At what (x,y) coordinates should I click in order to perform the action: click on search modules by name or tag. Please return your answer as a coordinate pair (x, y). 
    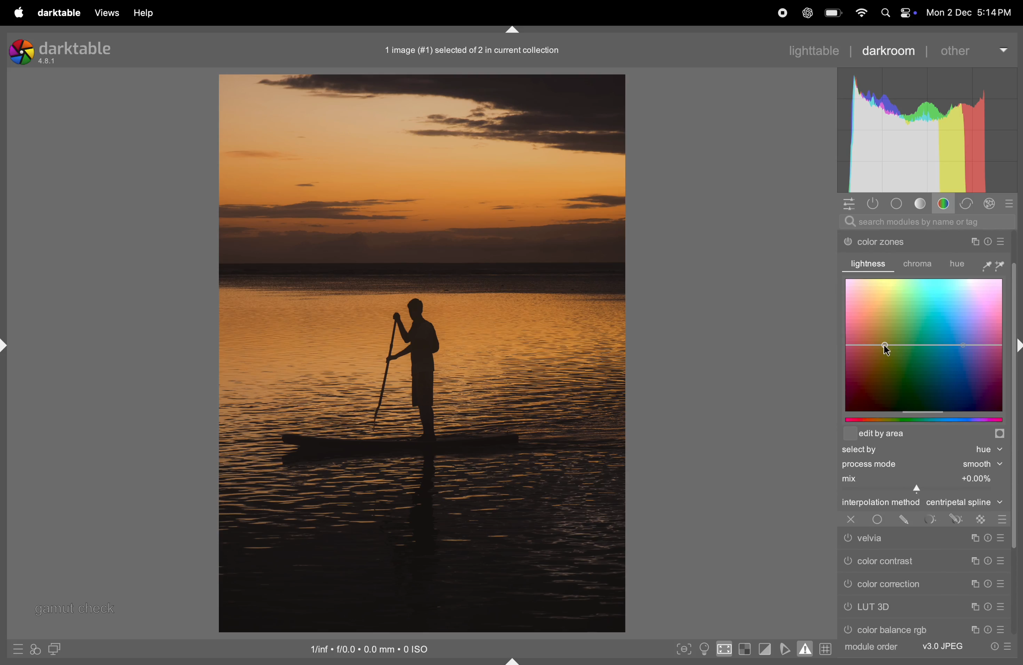
    Looking at the image, I should click on (927, 222).